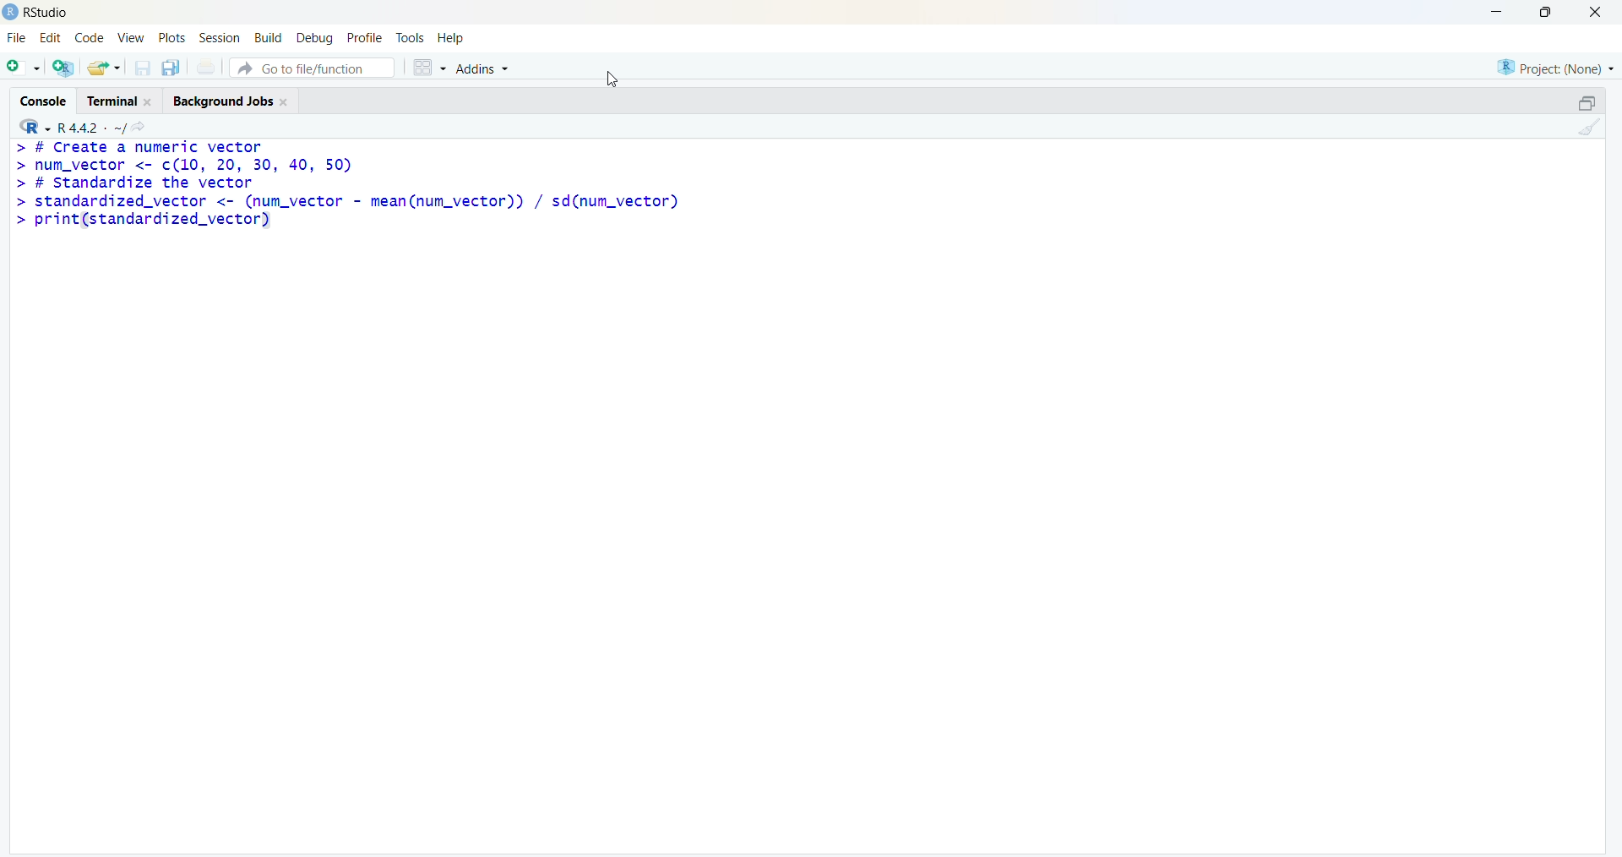 This screenshot has height=857, width=1622. I want to click on project (none), so click(1555, 68).